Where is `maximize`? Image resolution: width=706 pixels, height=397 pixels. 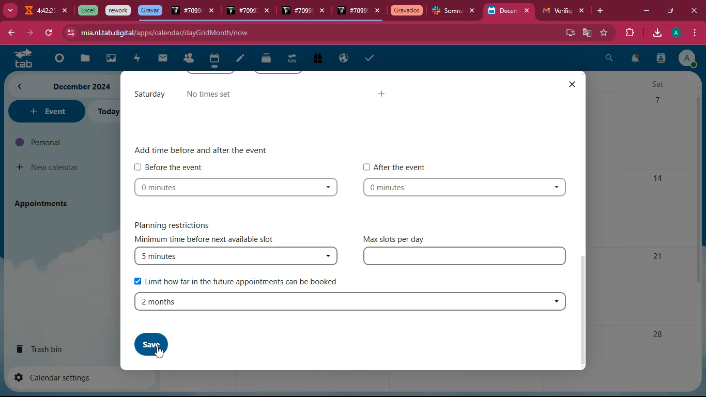
maximize is located at coordinates (669, 9).